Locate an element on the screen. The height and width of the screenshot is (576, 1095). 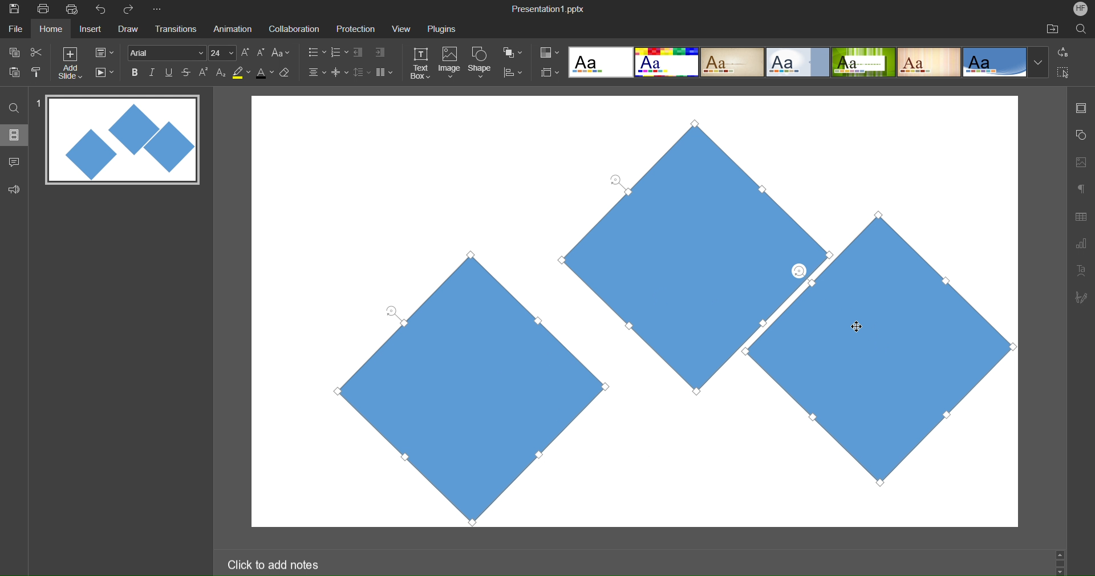
Superscript is located at coordinates (205, 72).